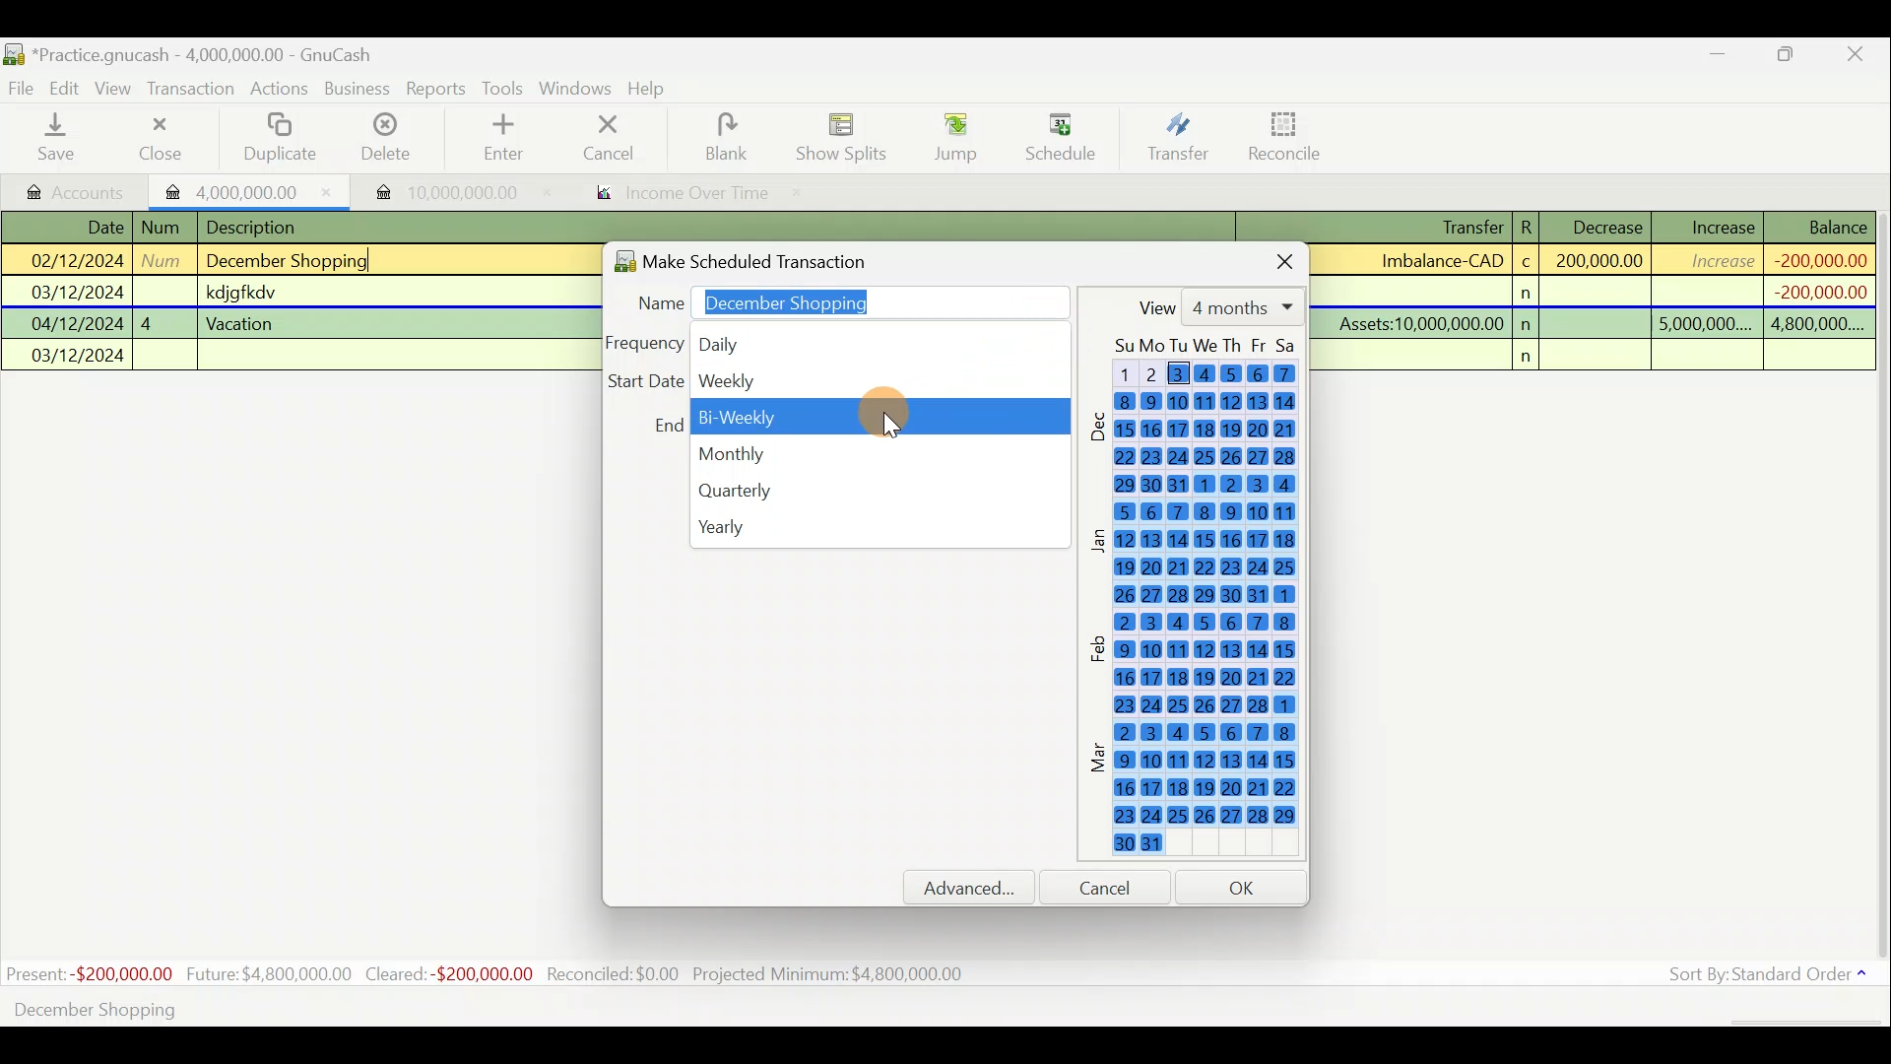  I want to click on Close, so click(159, 138).